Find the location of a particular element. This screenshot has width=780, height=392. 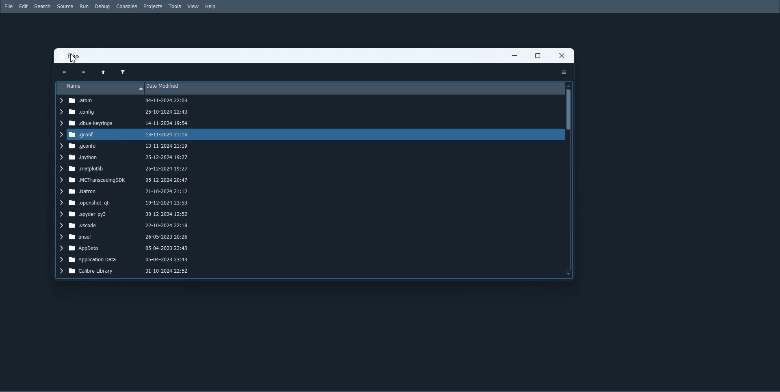

Parent is located at coordinates (103, 72).